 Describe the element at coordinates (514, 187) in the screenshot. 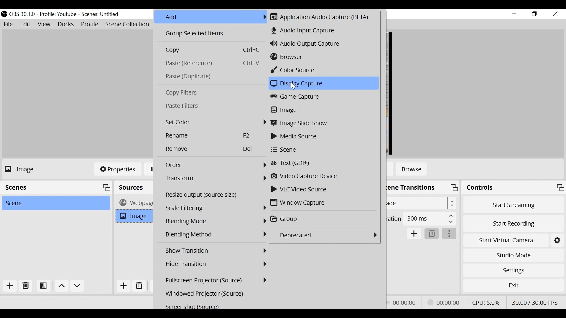

I see `Control Panel` at that location.